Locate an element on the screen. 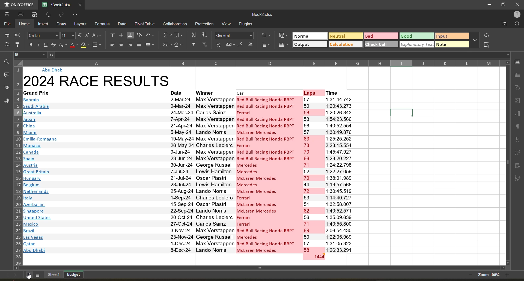 The width and height of the screenshot is (524, 281). row numbers is located at coordinates (18, 166).